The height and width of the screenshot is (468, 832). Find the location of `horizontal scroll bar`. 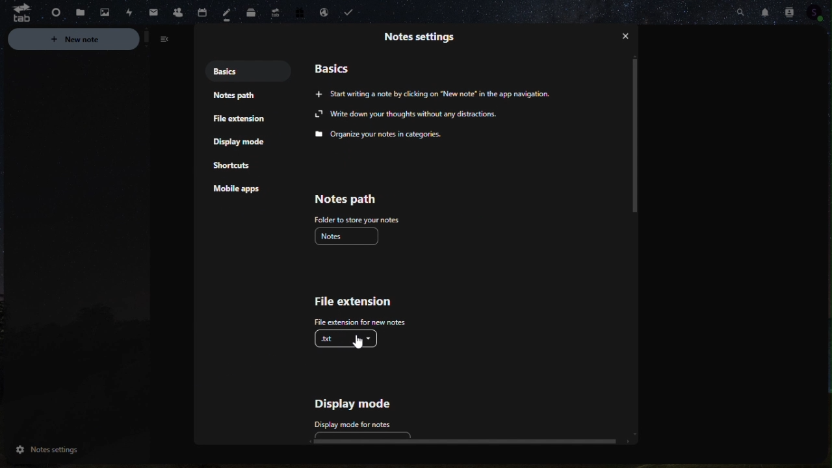

horizontal scroll bar is located at coordinates (458, 441).